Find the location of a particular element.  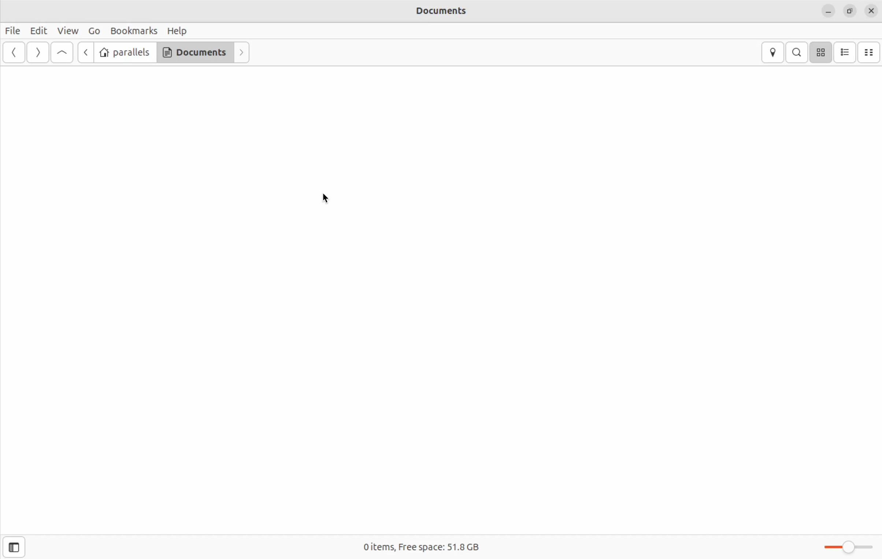

documents is located at coordinates (195, 52).